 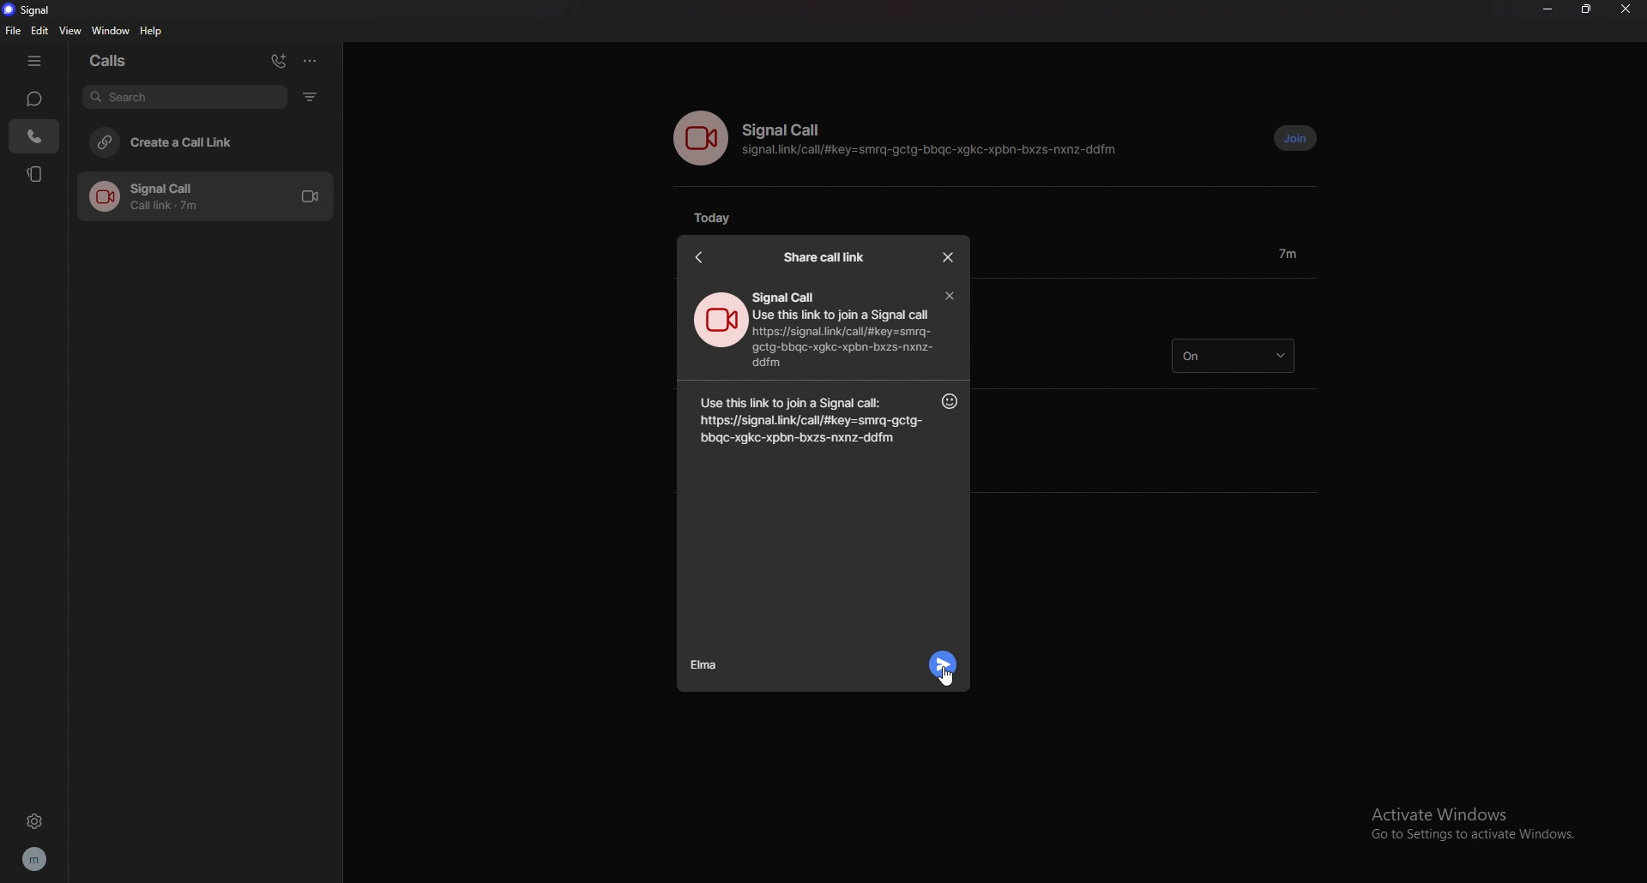 What do you see at coordinates (204, 196) in the screenshot?
I see `call` at bounding box center [204, 196].